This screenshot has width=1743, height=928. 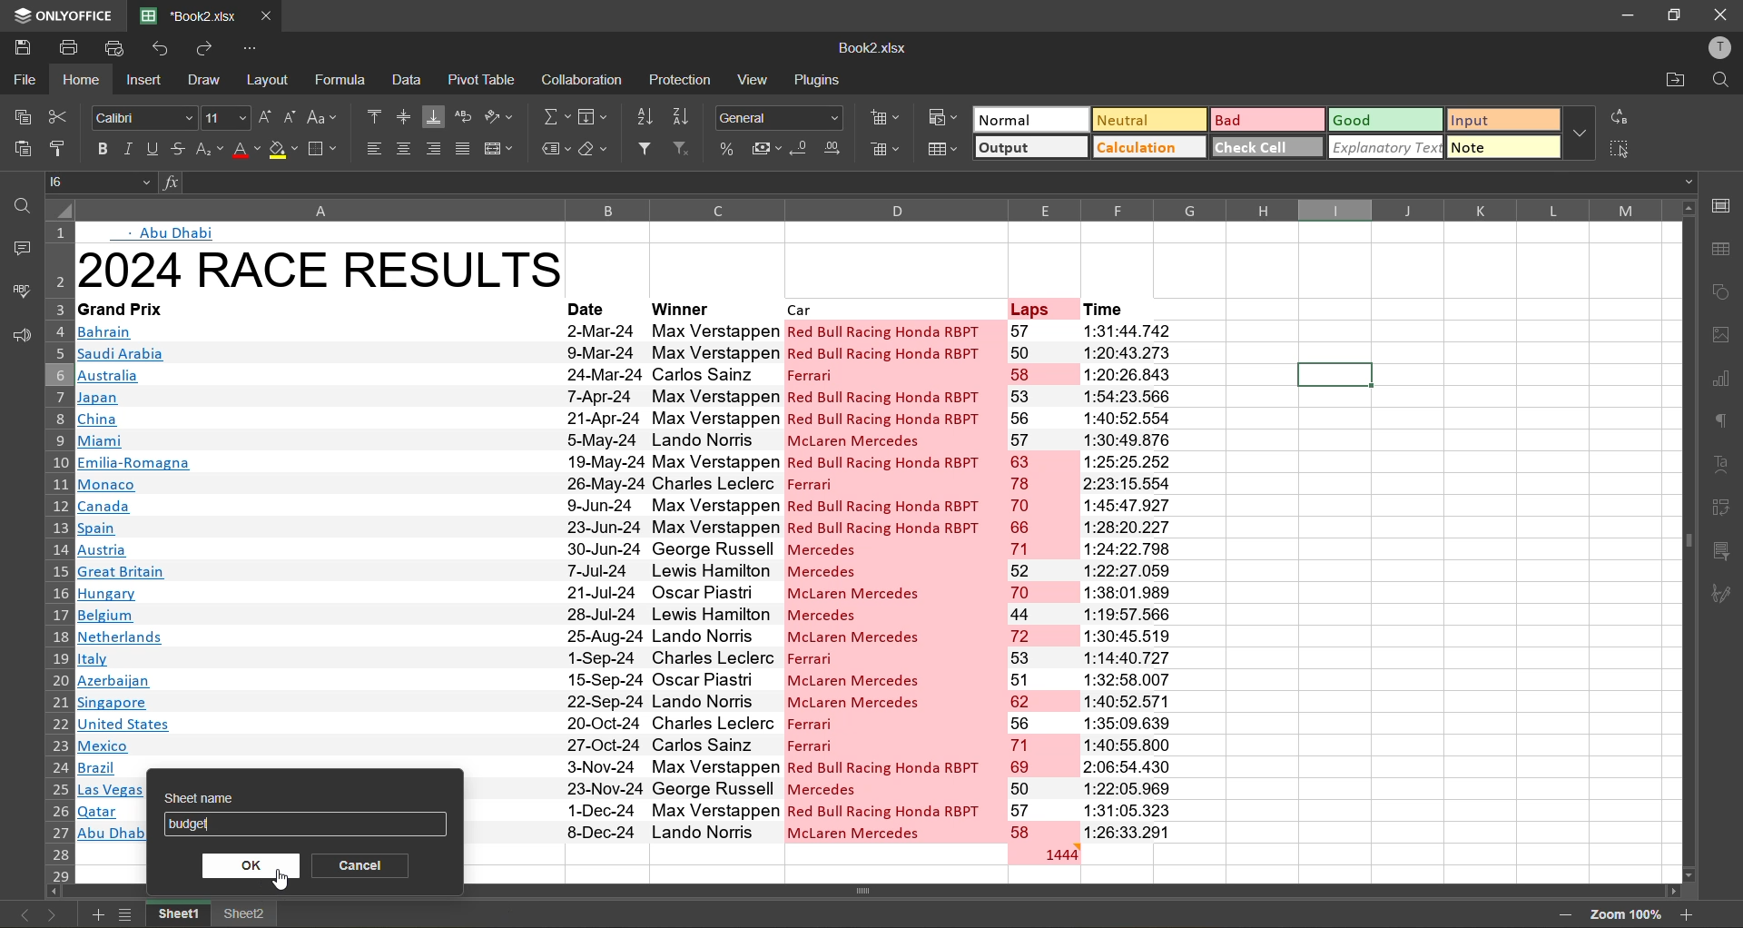 What do you see at coordinates (271, 80) in the screenshot?
I see `layout` at bounding box center [271, 80].